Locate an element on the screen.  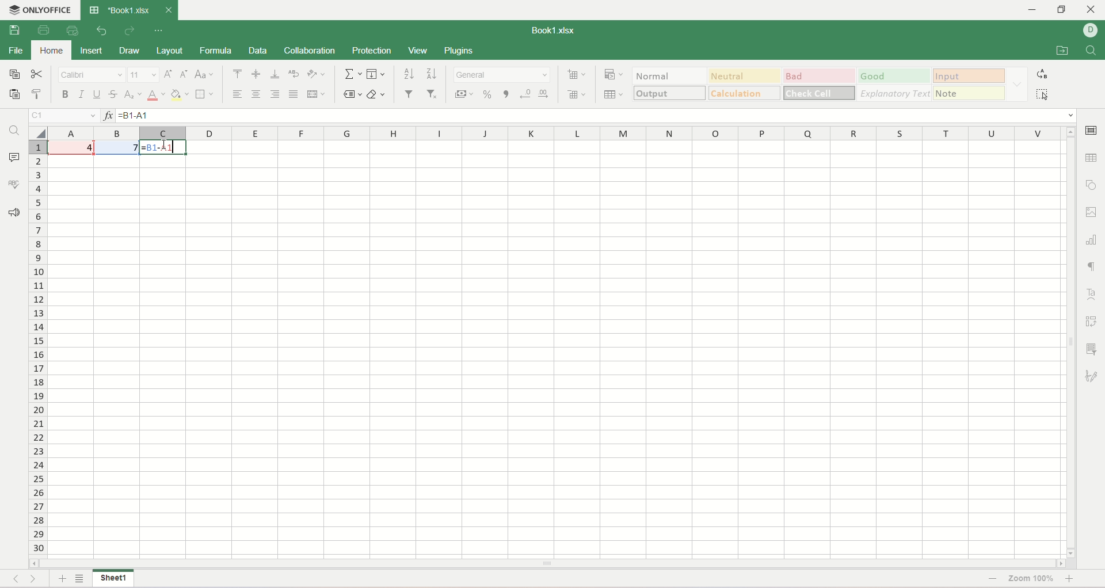
sort ascending is located at coordinates (408, 74).